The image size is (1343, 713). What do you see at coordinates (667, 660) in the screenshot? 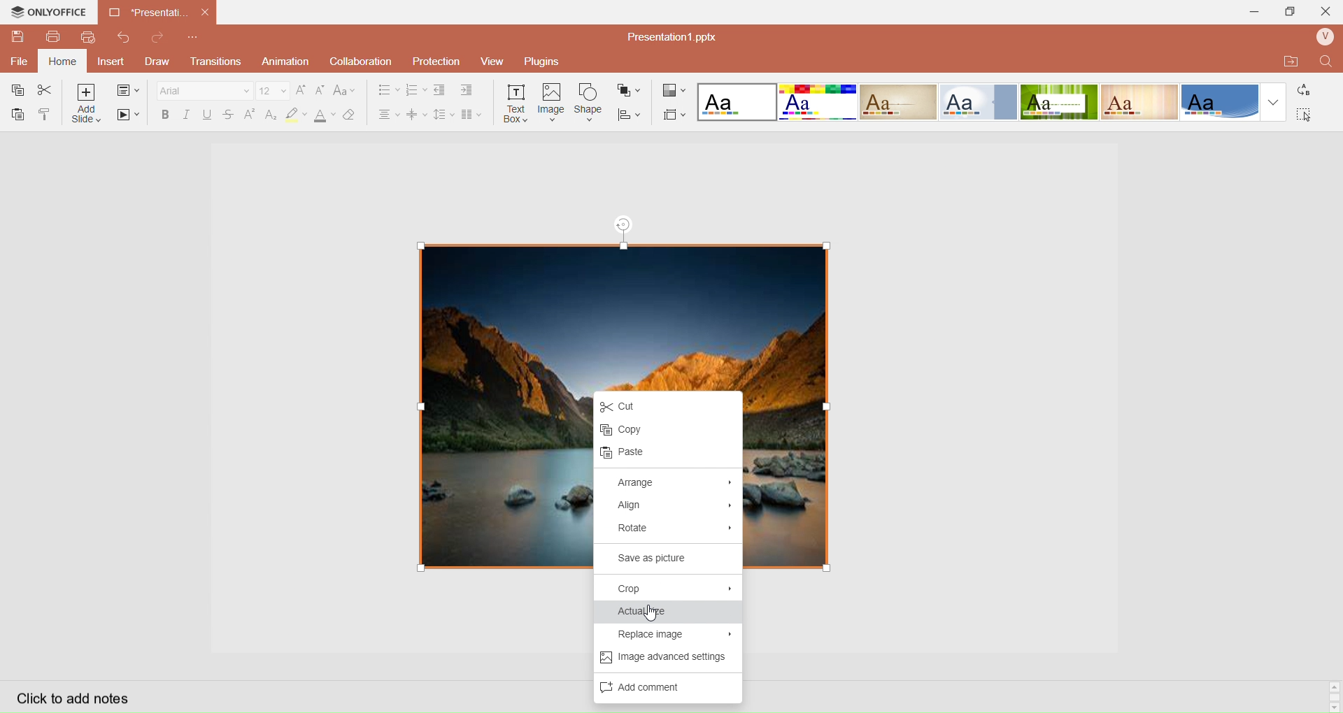
I see `Image advance settings ` at bounding box center [667, 660].